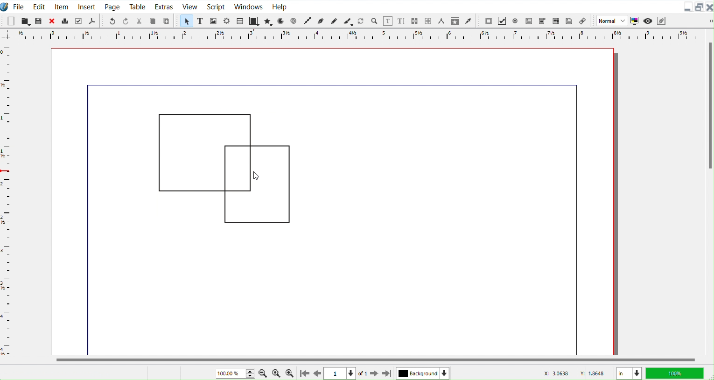 This screenshot has width=714, height=380. What do you see at coordinates (39, 6) in the screenshot?
I see `Edit` at bounding box center [39, 6].